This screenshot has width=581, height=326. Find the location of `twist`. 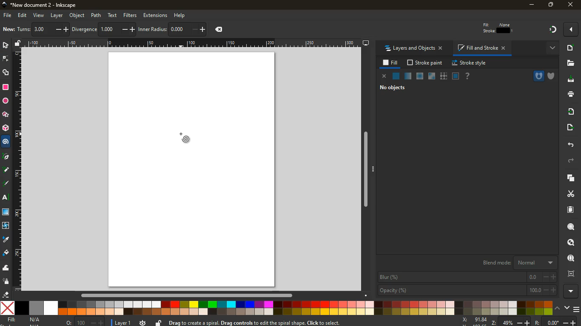

twist is located at coordinates (6, 226).